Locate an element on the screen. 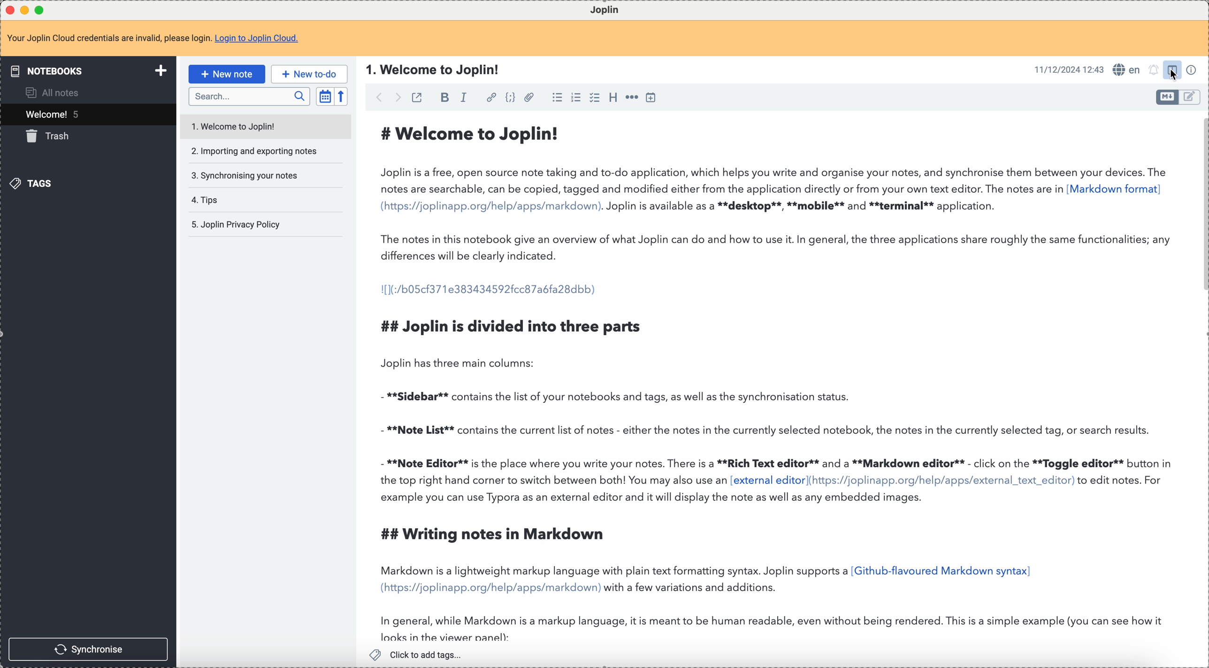 The height and width of the screenshot is (668, 1209). Joplin has three main columns: is located at coordinates (462, 362).